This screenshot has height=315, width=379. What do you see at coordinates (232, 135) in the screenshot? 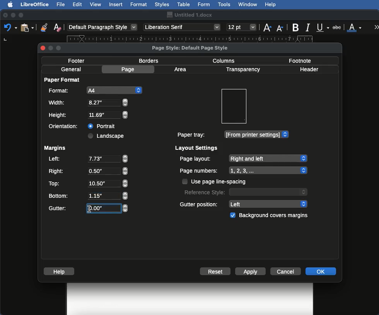
I see `Paper tray` at bounding box center [232, 135].